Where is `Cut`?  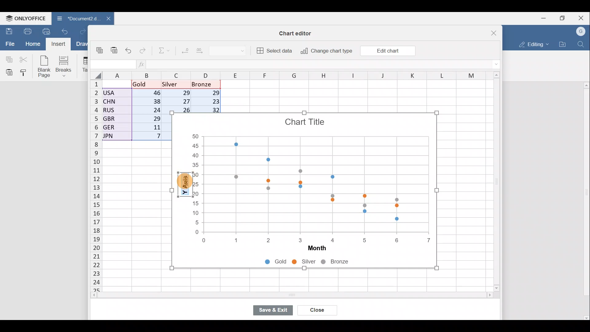
Cut is located at coordinates (25, 59).